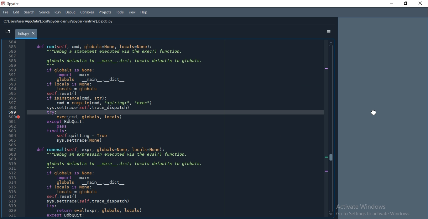 The width and height of the screenshot is (428, 219). What do you see at coordinates (406, 3) in the screenshot?
I see `Restore` at bounding box center [406, 3].